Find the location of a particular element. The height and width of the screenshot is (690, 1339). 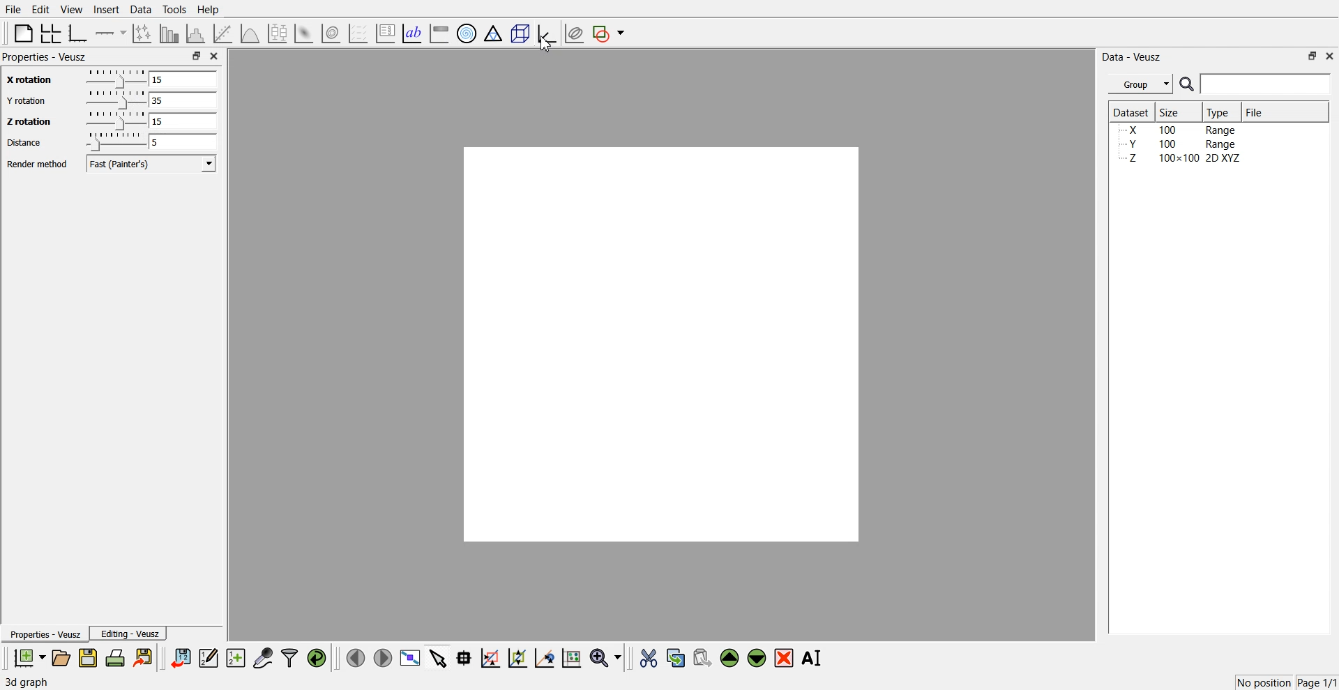

Polar Graph is located at coordinates (467, 33).